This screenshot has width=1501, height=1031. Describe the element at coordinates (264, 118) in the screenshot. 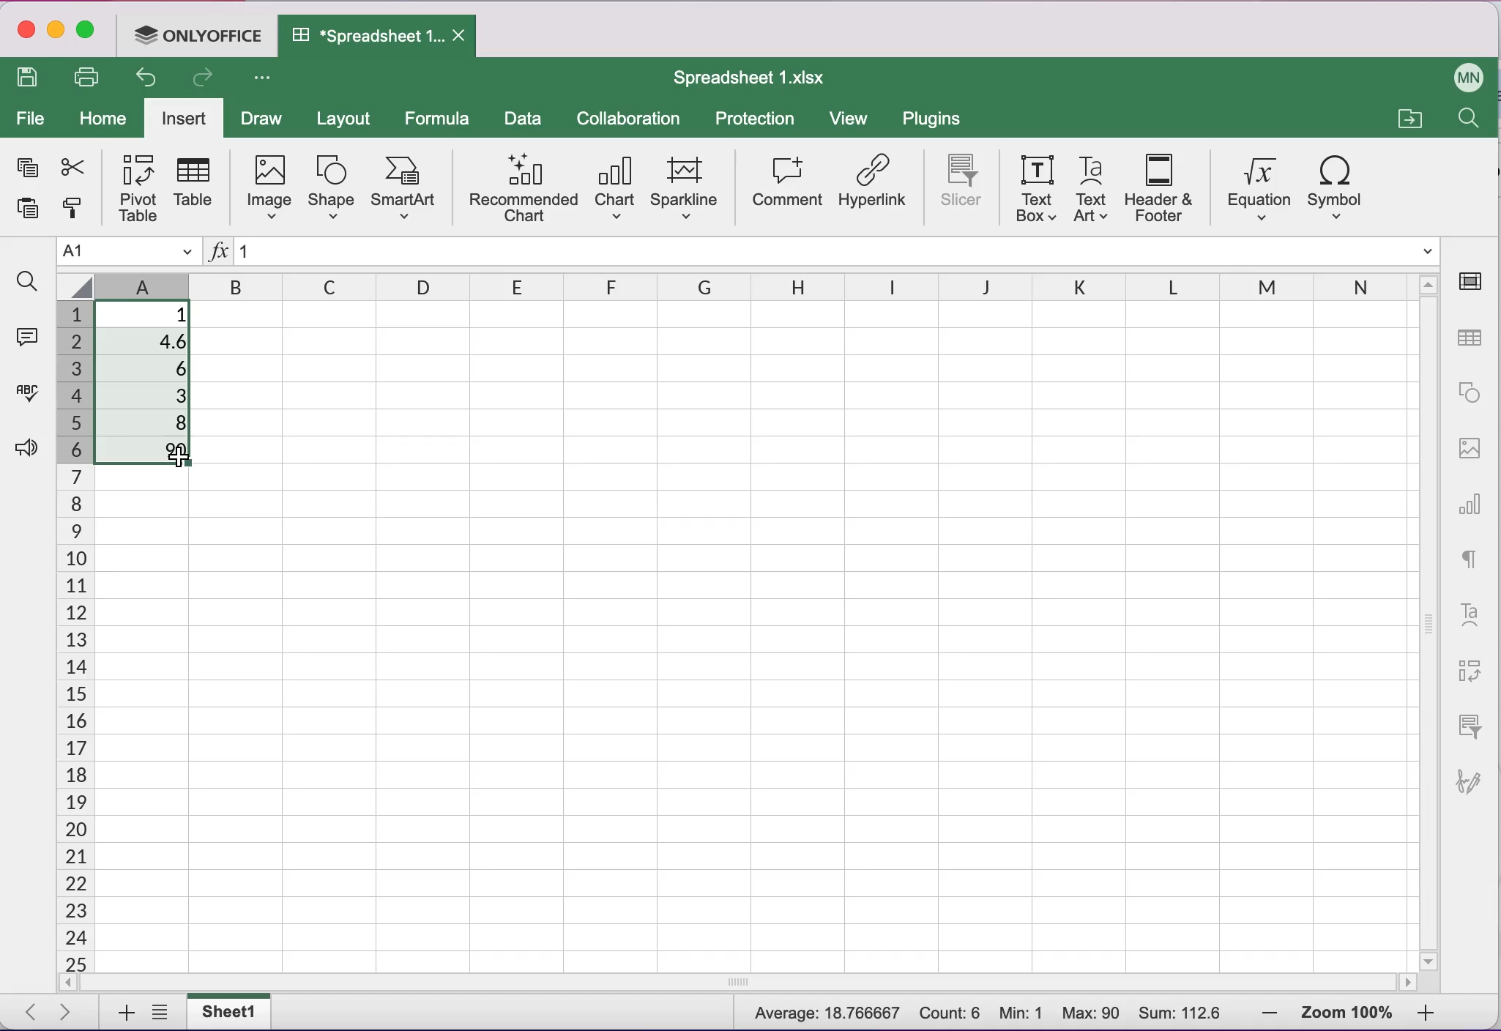

I see `draw` at that location.